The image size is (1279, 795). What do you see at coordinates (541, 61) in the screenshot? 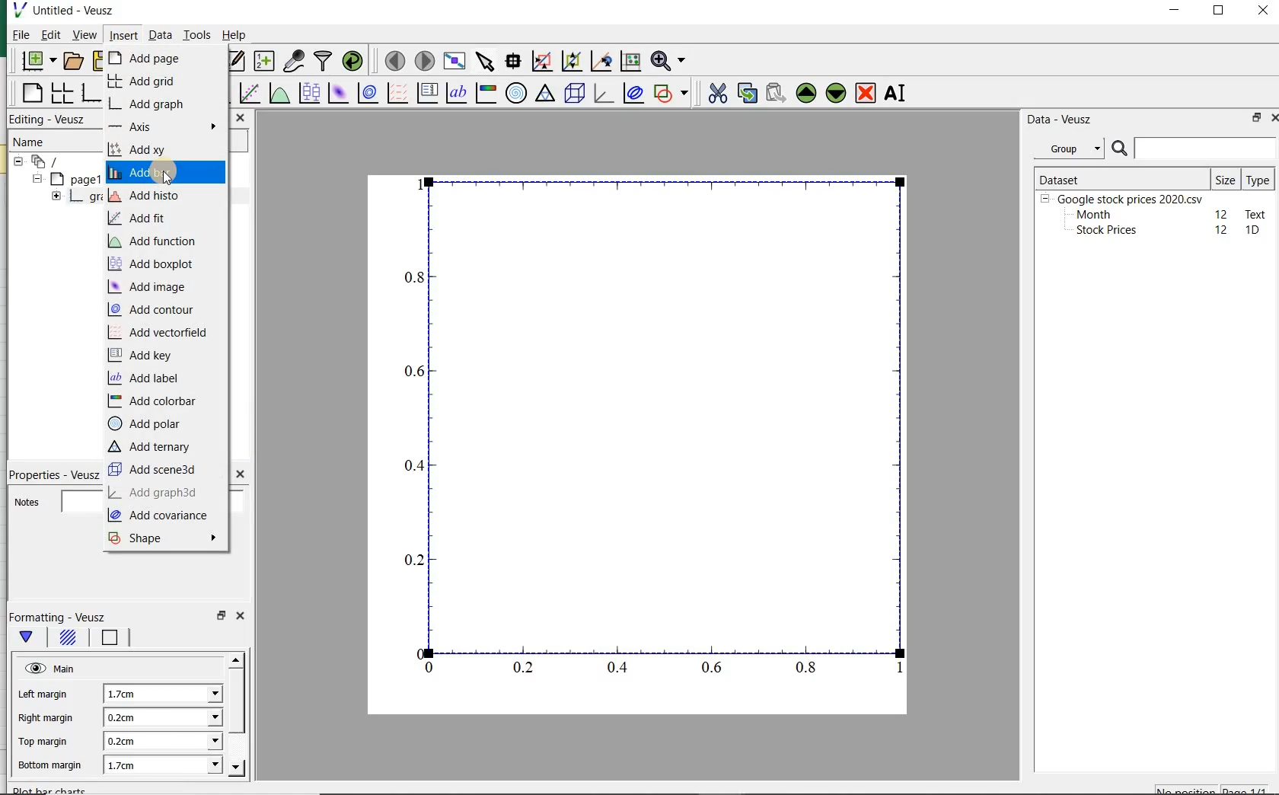
I see `click or draw a rectangle to zoom graph axes` at bounding box center [541, 61].